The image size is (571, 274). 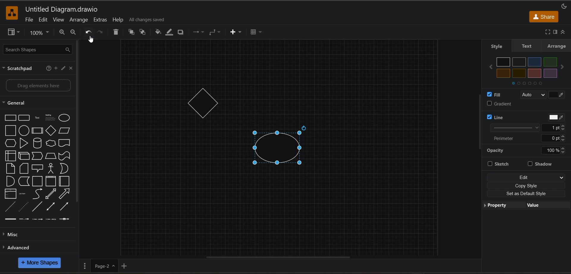 I want to click on to back, so click(x=143, y=33).